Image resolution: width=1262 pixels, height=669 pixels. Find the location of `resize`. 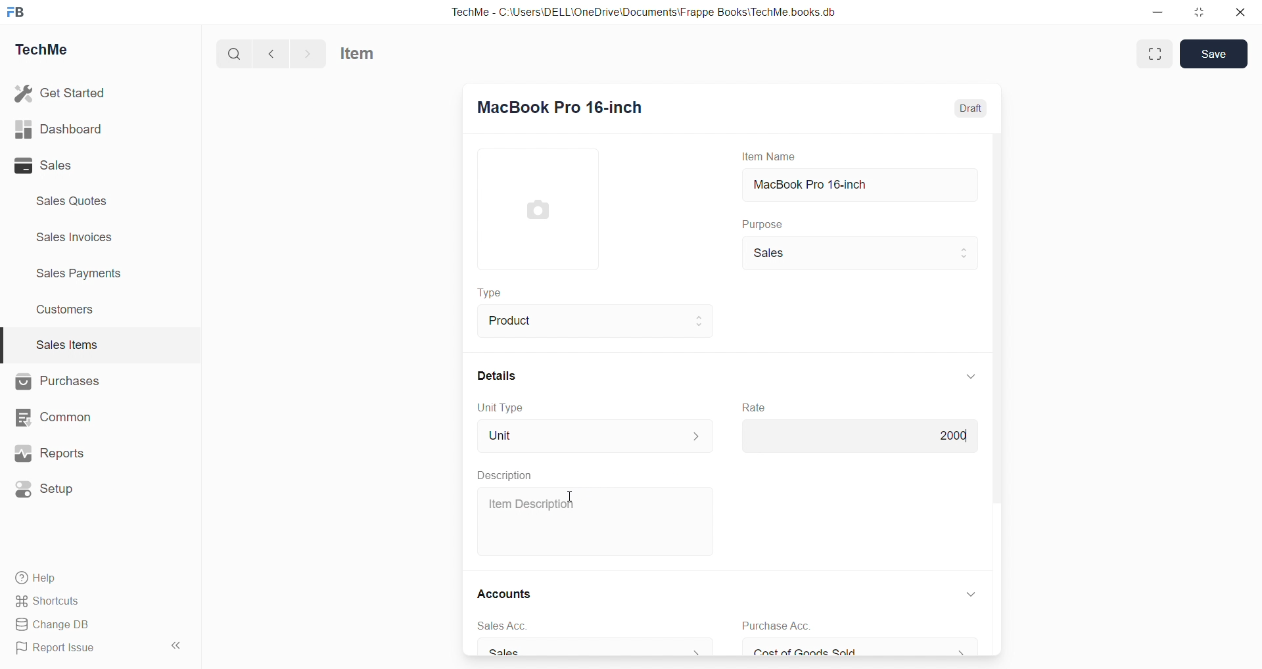

resize is located at coordinates (1199, 12).